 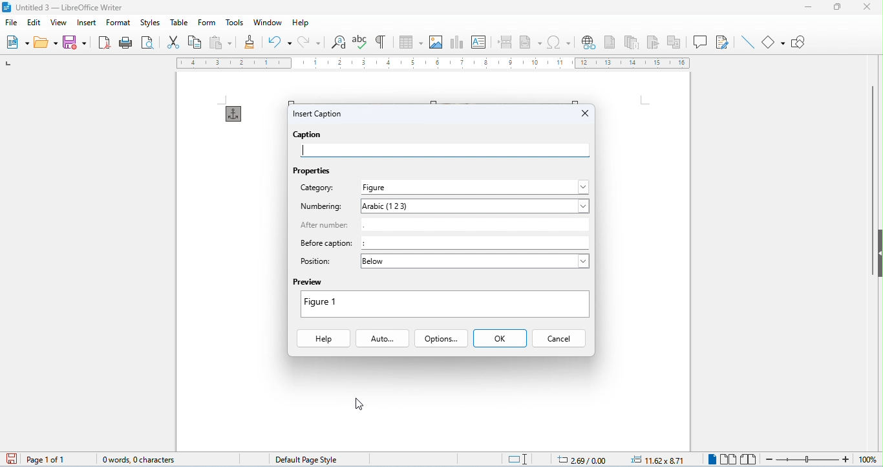 I want to click on cursor position, so click(x=576, y=459).